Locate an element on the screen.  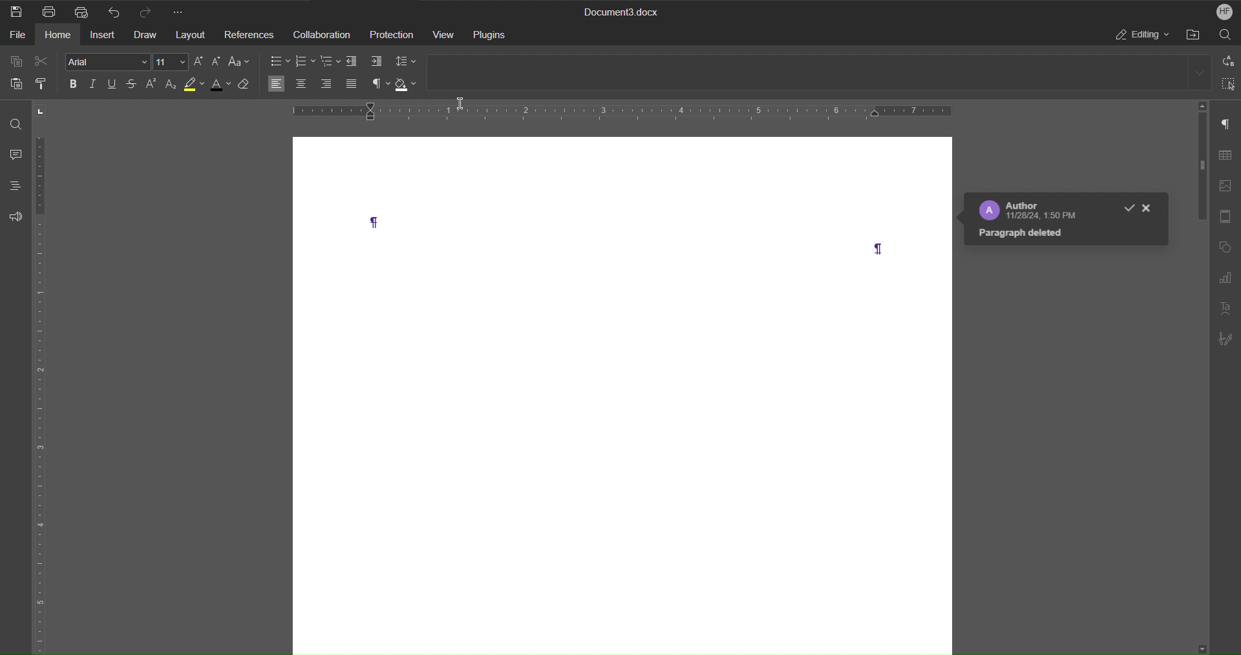
Multilevel list is located at coordinates (330, 59).